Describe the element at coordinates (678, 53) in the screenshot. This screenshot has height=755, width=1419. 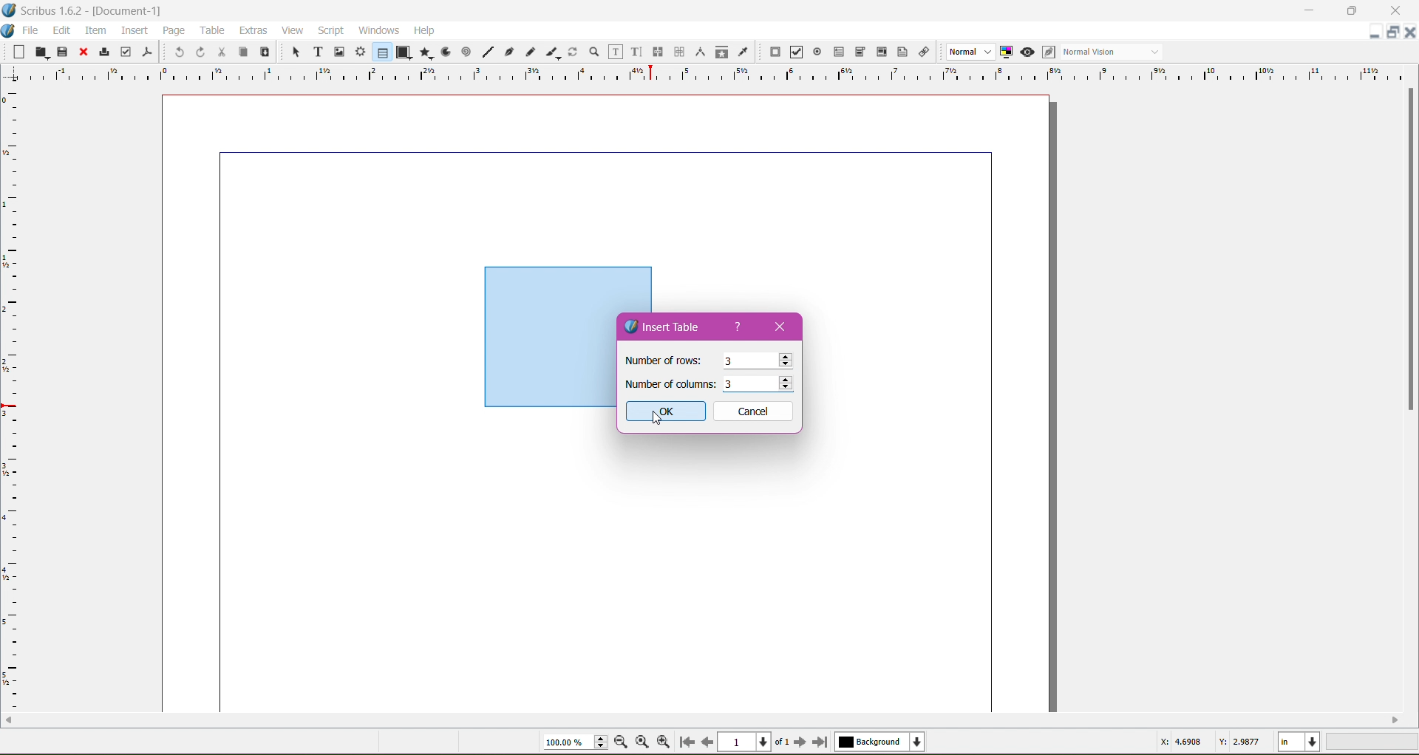
I see `Unlink Text Frames` at that location.